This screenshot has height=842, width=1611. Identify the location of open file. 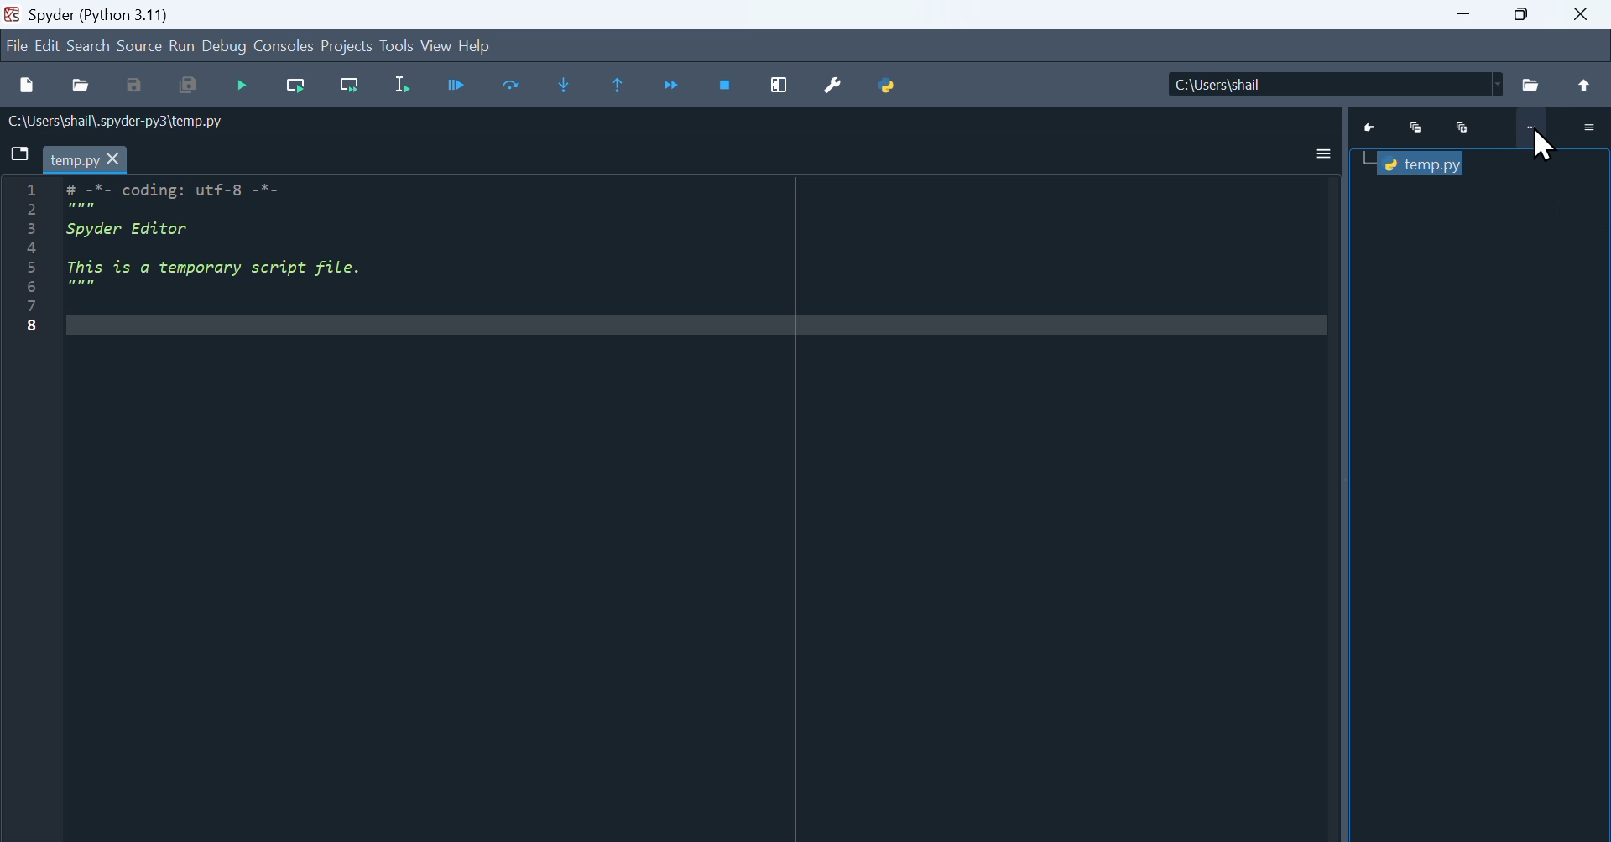
(81, 86).